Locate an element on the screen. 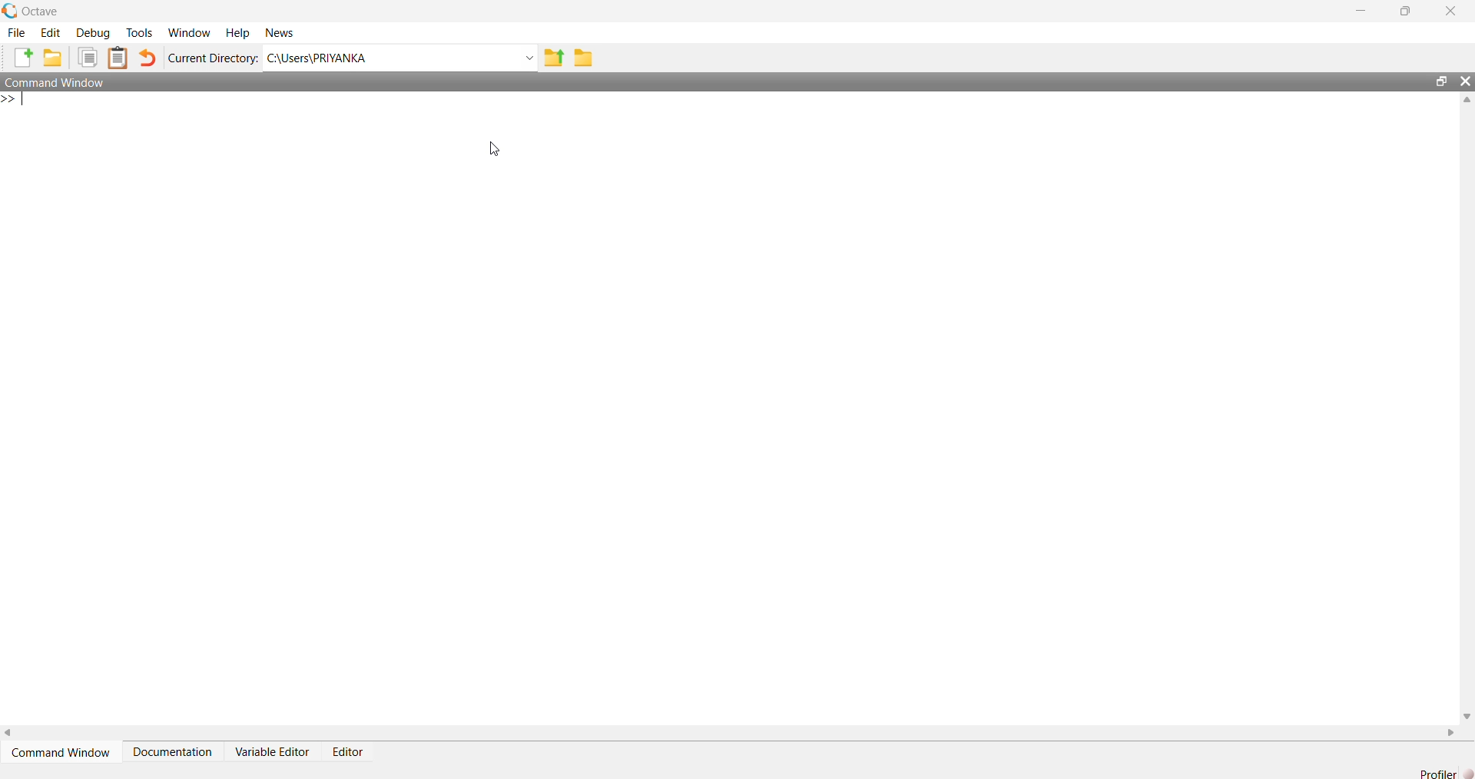 The height and width of the screenshot is (779, 1475). One directory up is located at coordinates (554, 58).